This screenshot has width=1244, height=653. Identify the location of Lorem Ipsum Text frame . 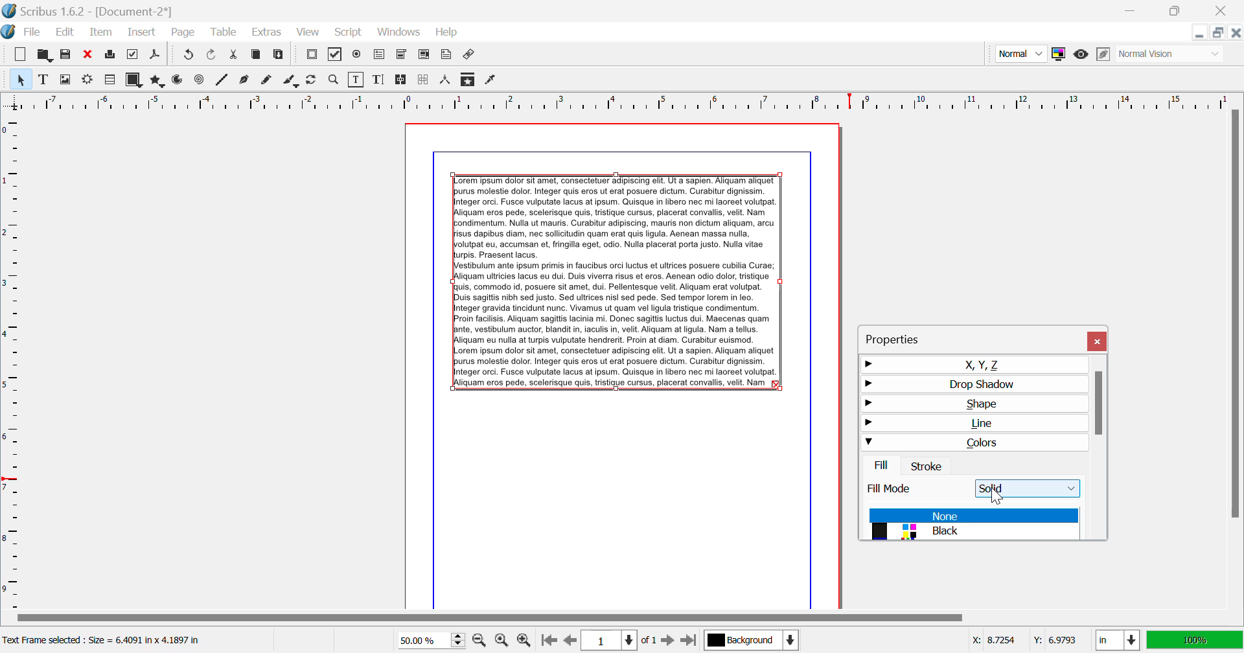
(617, 282).